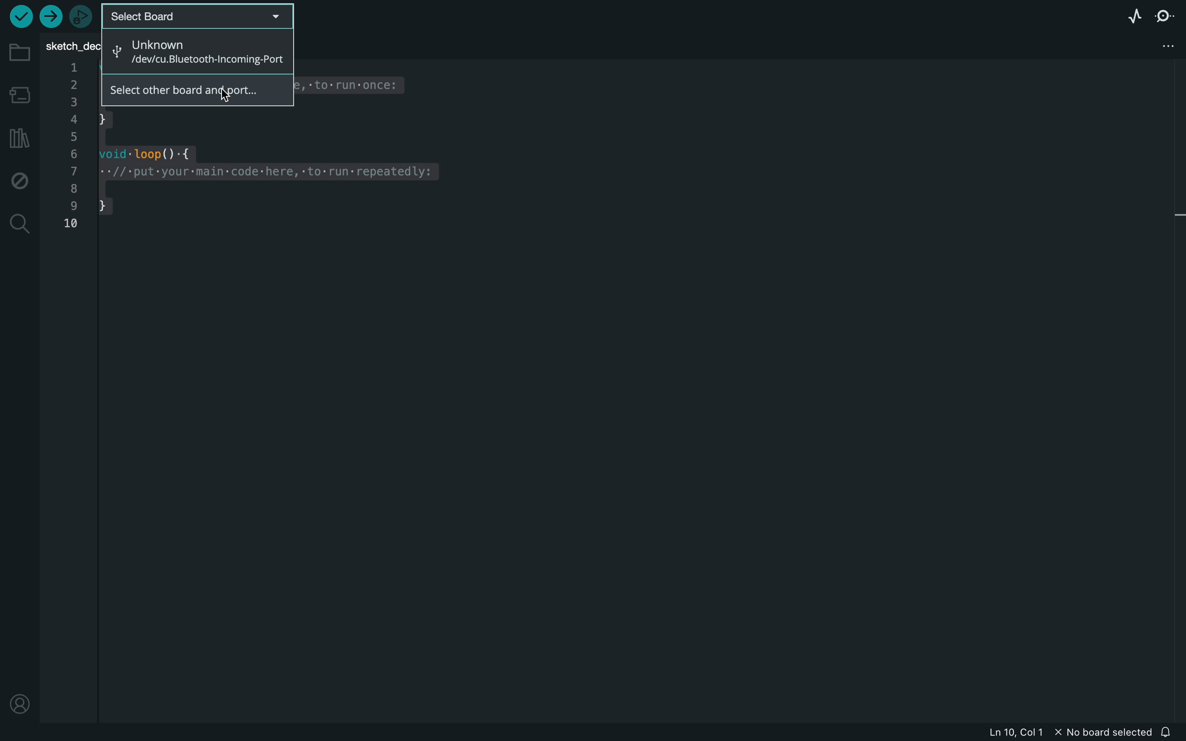 The width and height of the screenshot is (1186, 741). Describe the element at coordinates (260, 184) in the screenshot. I see `code` at that location.